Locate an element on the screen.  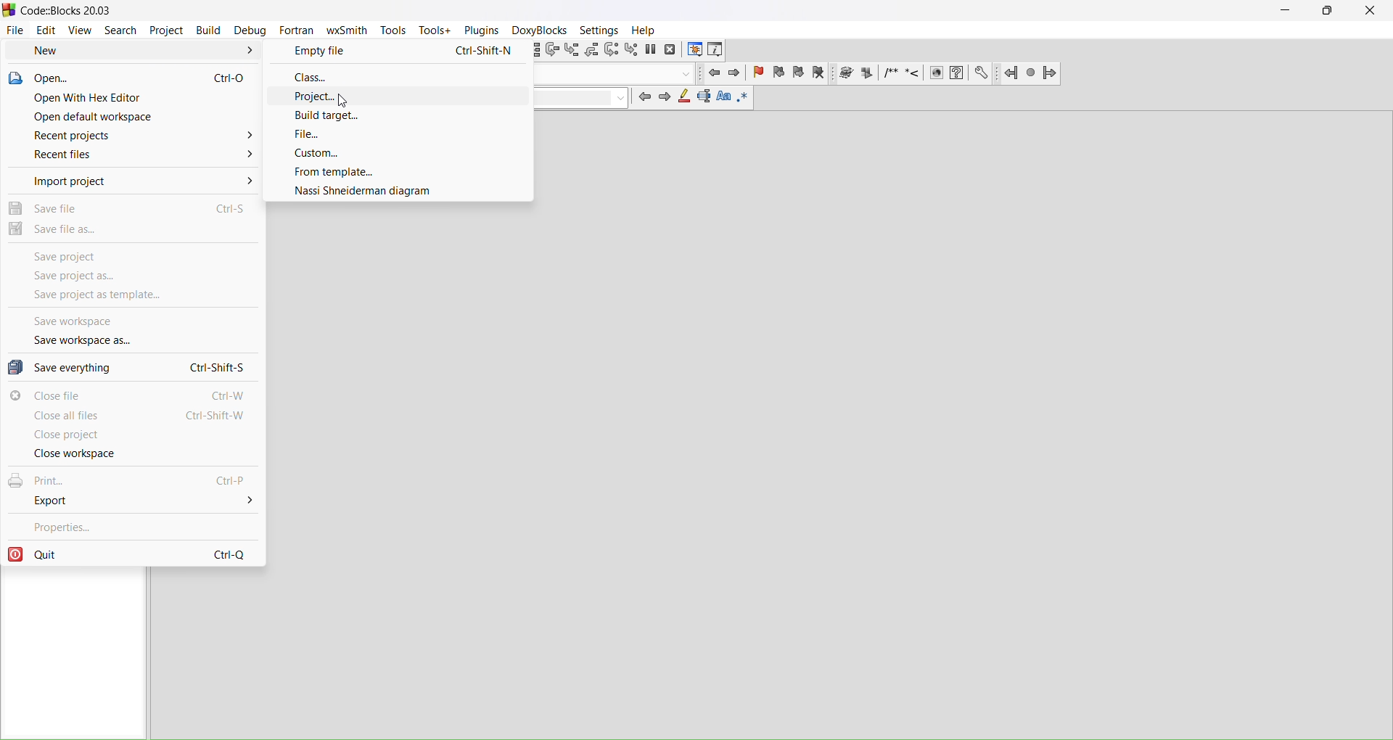
export is located at coordinates (135, 502).